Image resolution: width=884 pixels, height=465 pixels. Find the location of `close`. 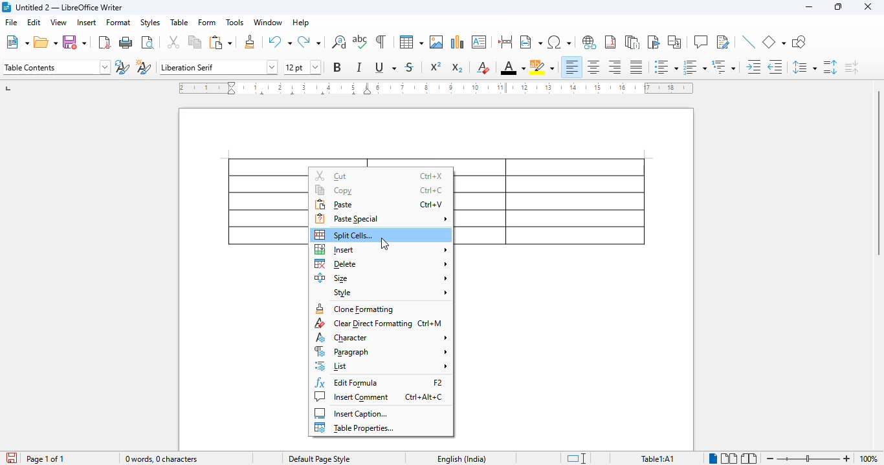

close is located at coordinates (868, 7).